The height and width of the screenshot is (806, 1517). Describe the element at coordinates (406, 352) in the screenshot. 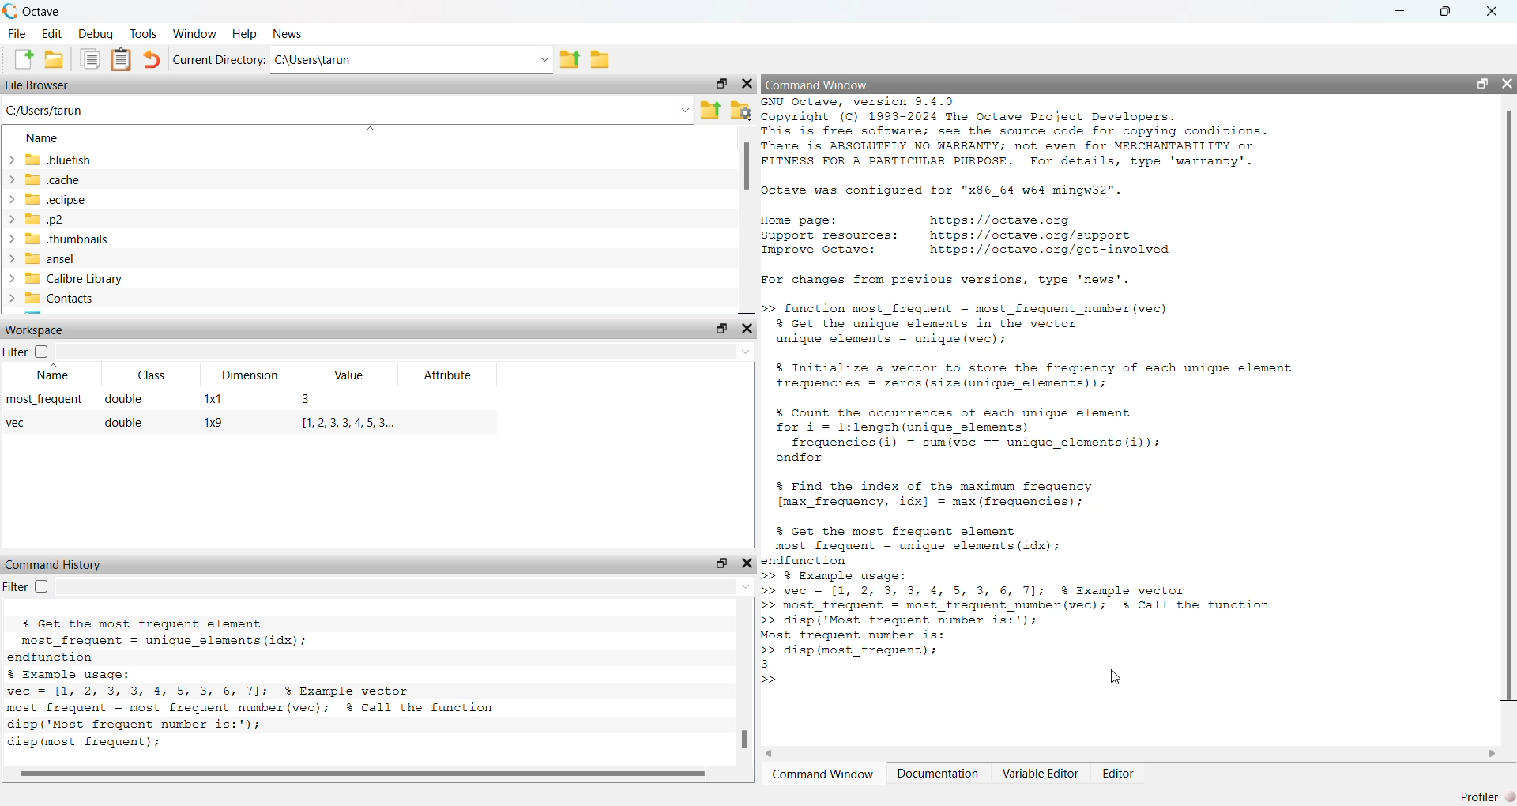

I see `Enter text to filter the workspace` at that location.